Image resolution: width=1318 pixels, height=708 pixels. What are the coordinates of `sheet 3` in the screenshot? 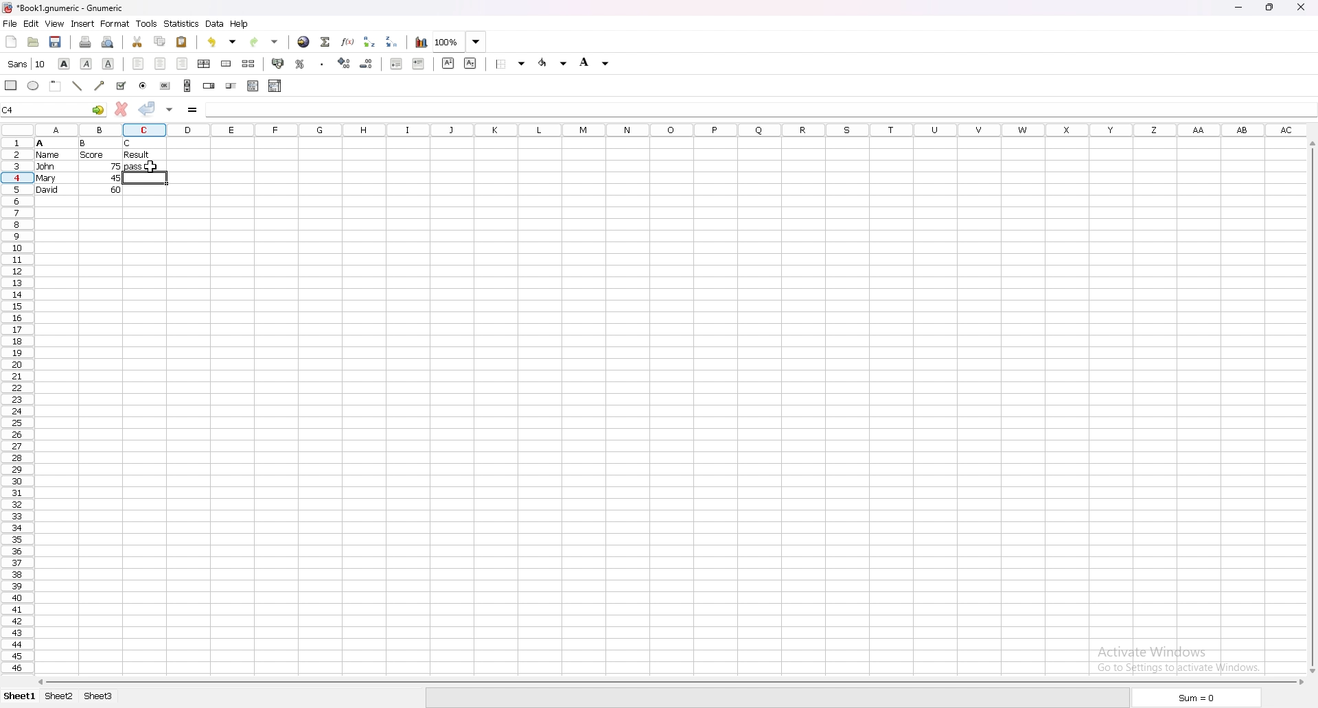 It's located at (101, 698).